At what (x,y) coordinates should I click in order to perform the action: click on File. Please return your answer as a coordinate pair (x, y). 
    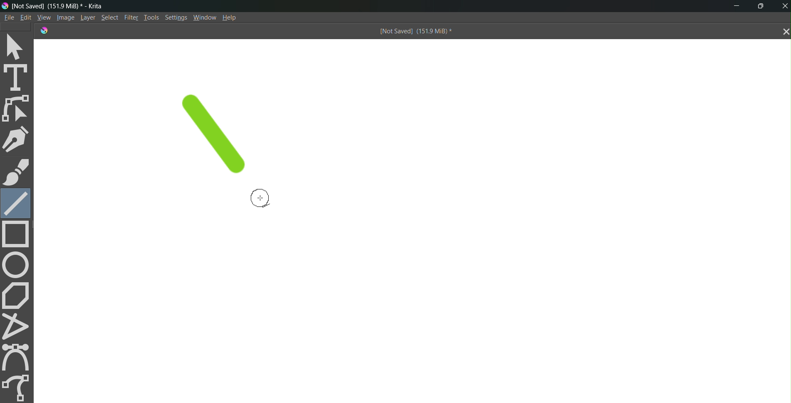
    Looking at the image, I should click on (8, 17).